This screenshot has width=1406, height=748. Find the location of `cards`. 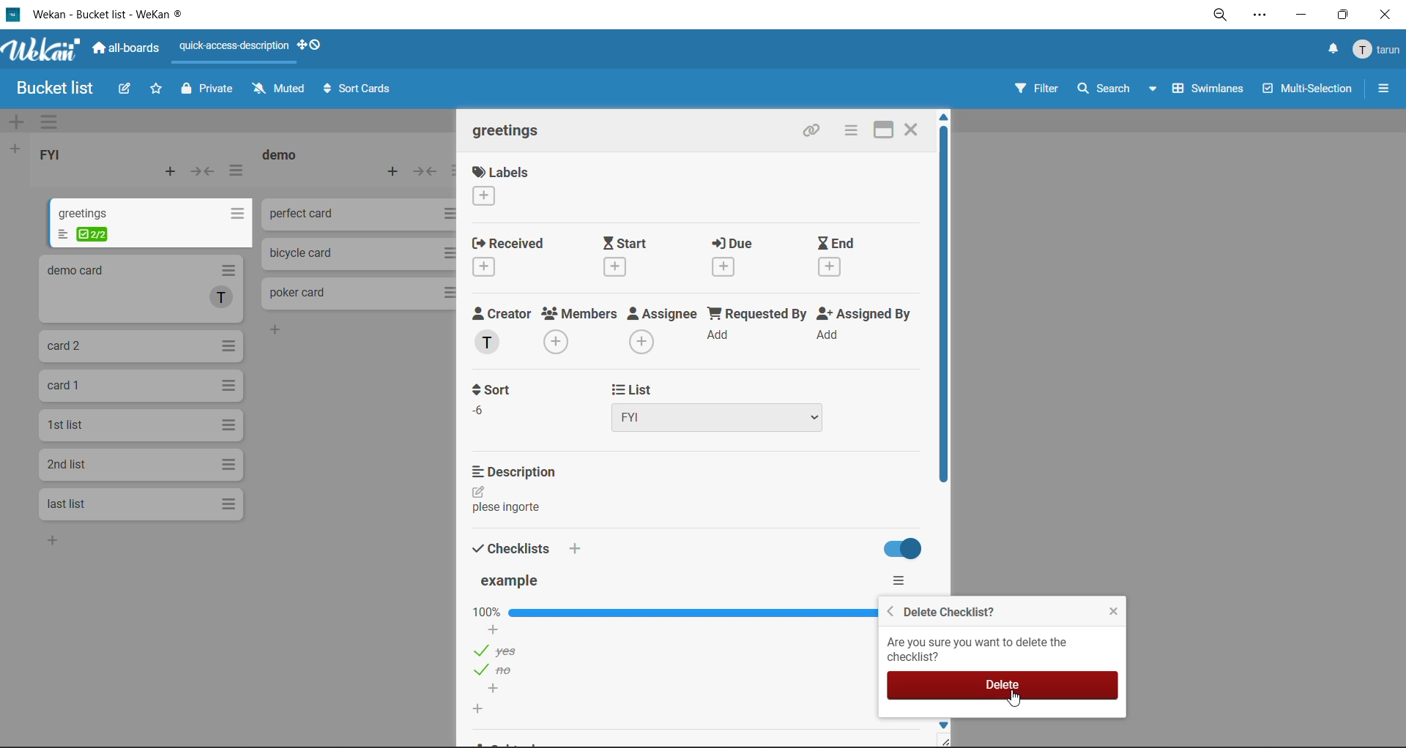

cards is located at coordinates (141, 346).